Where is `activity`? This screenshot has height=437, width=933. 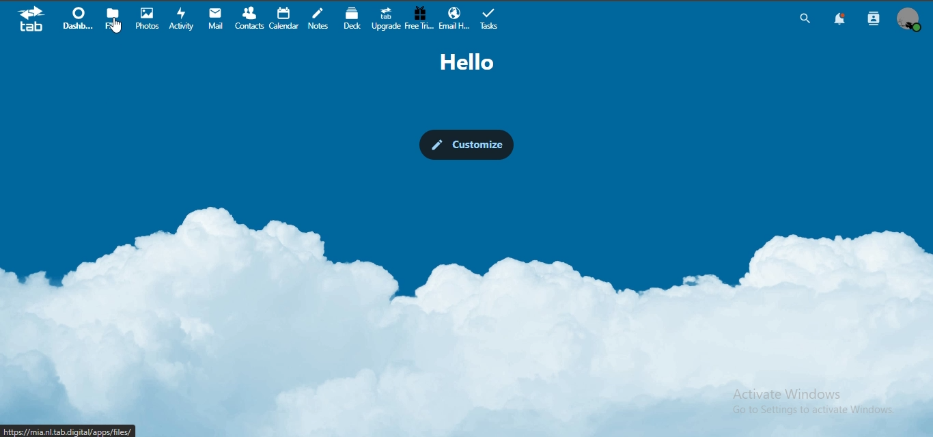 activity is located at coordinates (184, 18).